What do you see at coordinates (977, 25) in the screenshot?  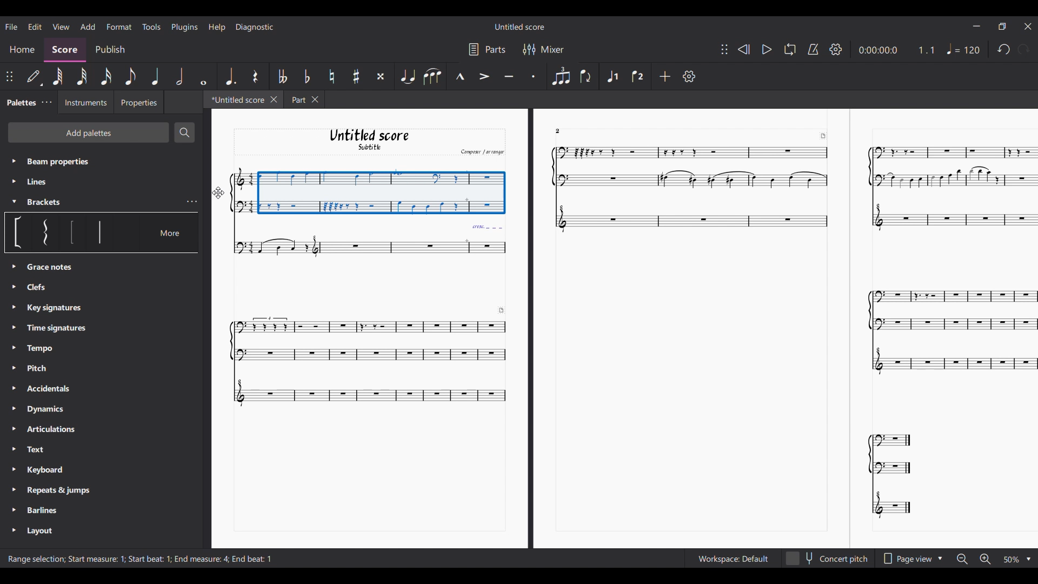 I see `Minimize` at bounding box center [977, 25].